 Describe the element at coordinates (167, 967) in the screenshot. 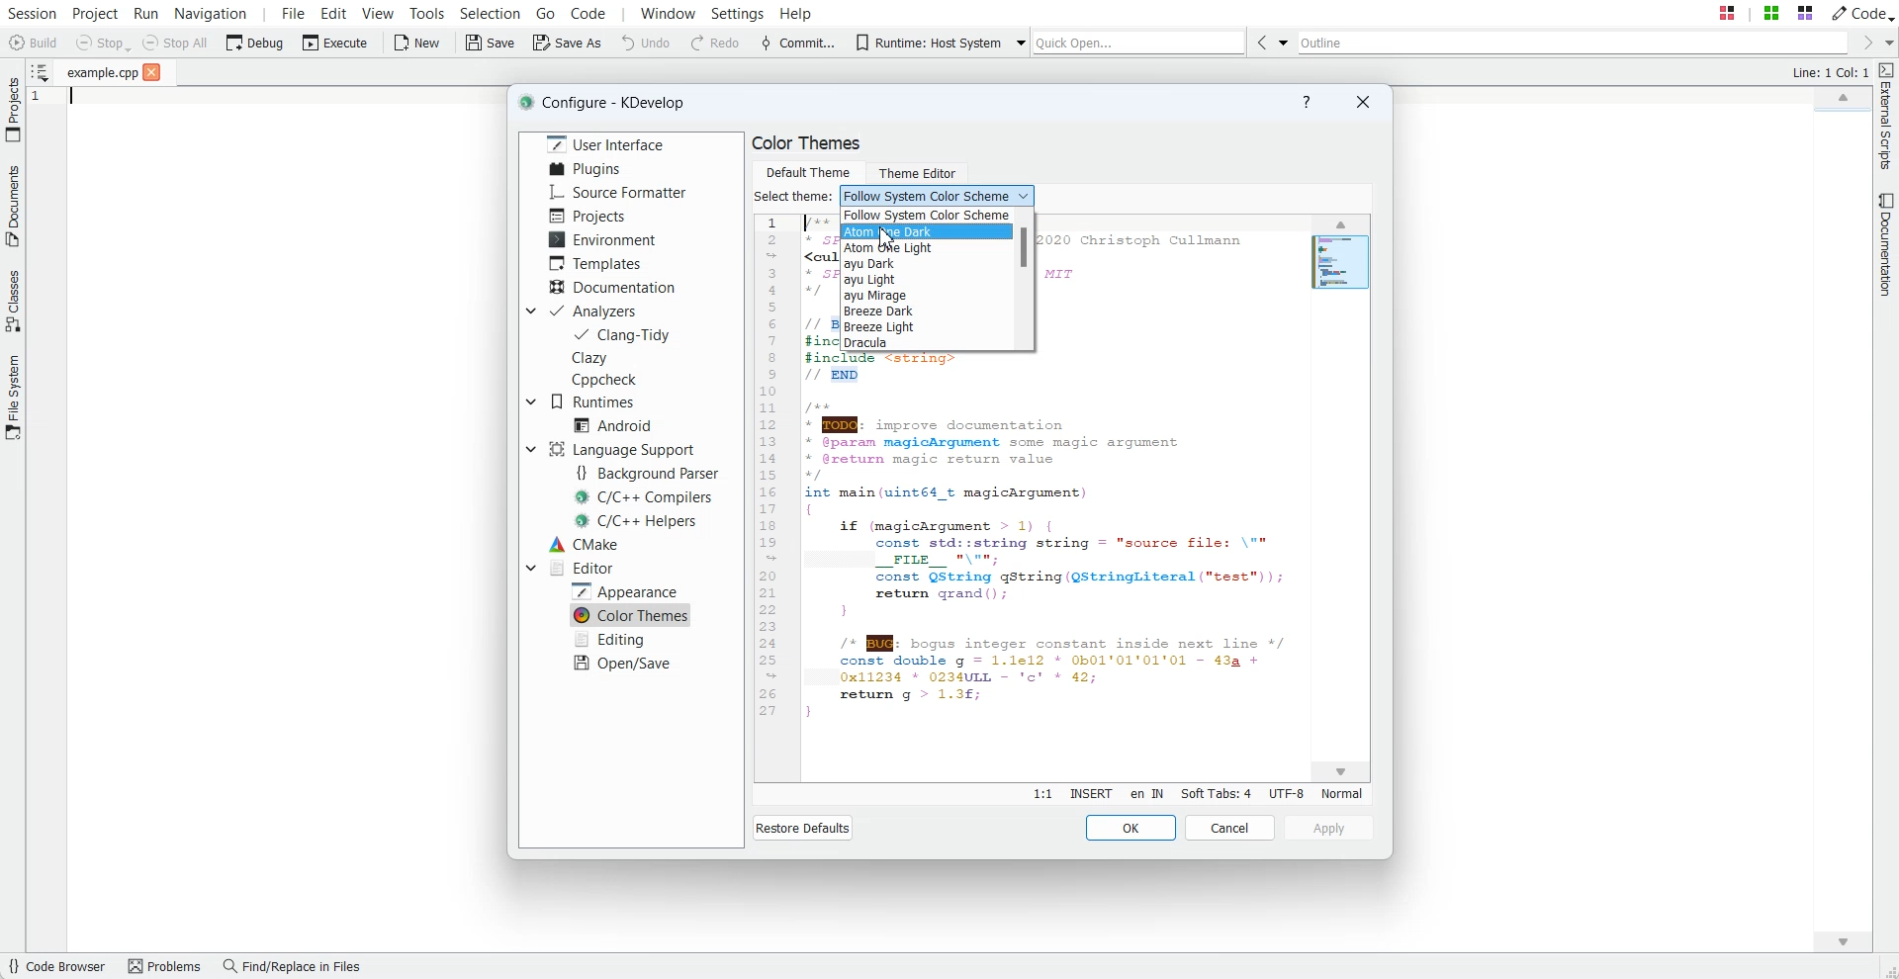

I see `Problems` at that location.